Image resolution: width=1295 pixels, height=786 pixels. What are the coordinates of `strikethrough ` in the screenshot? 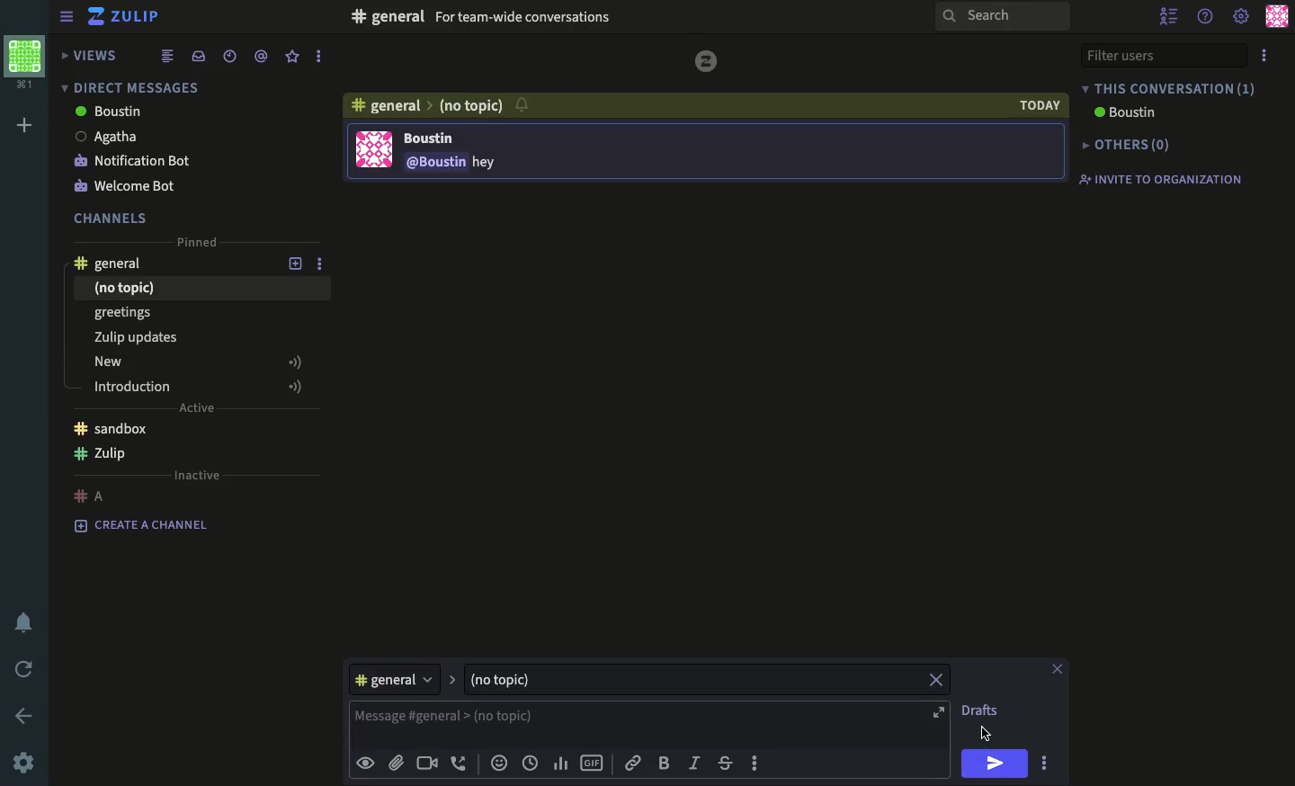 It's located at (726, 764).